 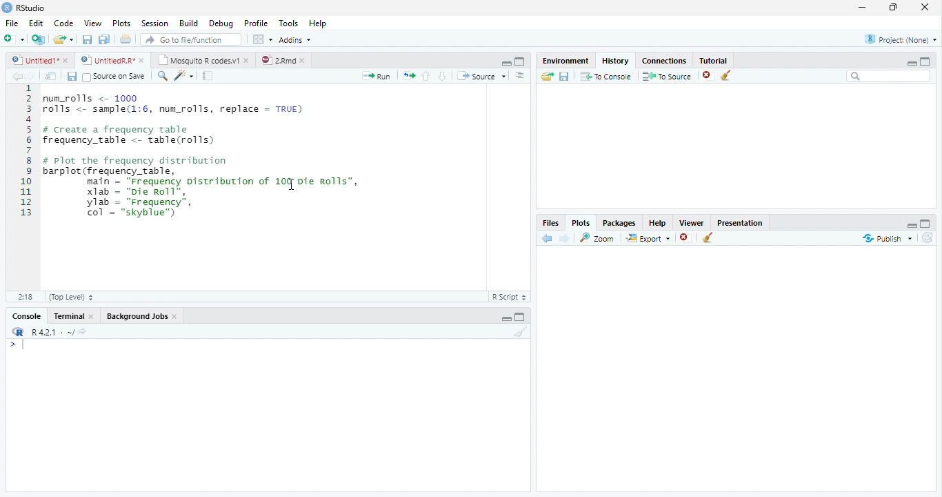 I want to click on New File, so click(x=14, y=39).